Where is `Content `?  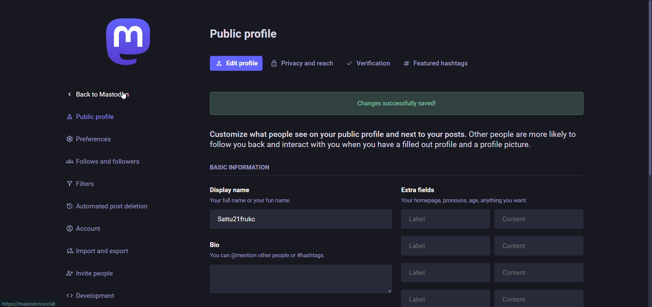 Content  is located at coordinates (540, 273).